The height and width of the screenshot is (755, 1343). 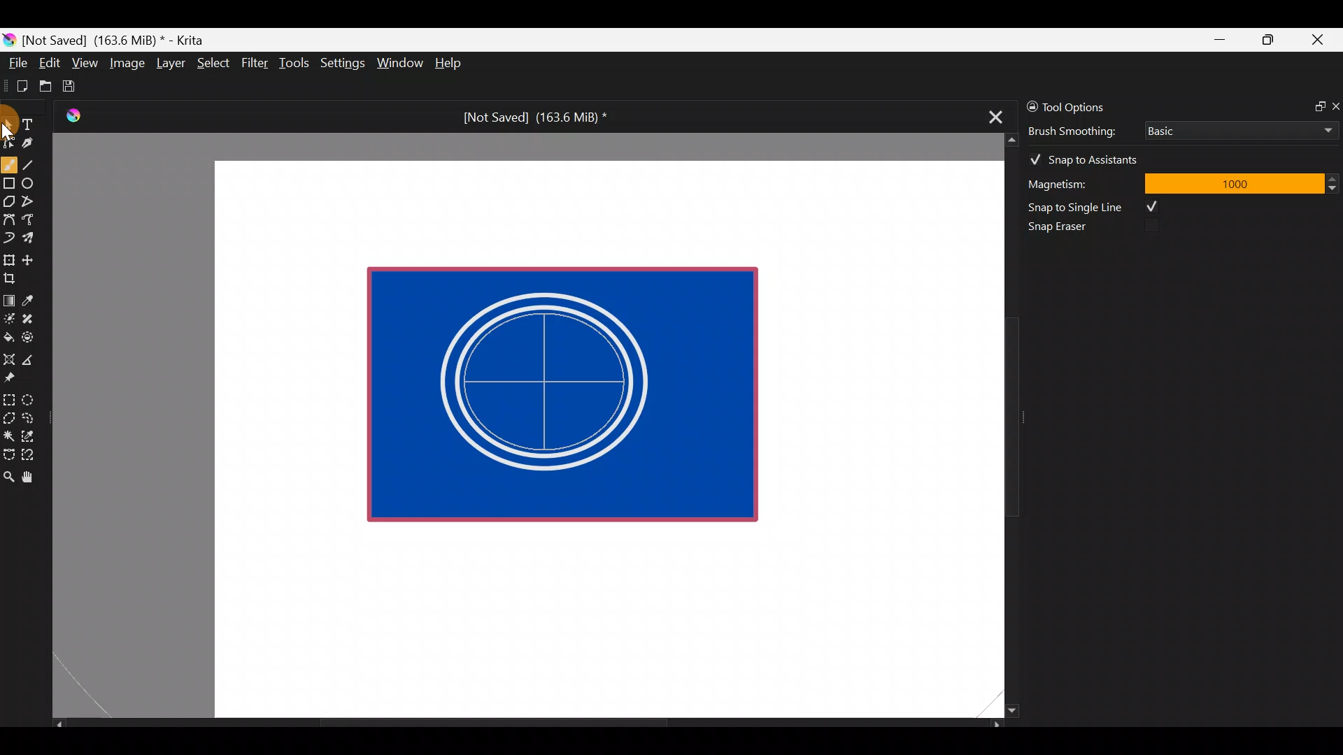 What do you see at coordinates (1221, 40) in the screenshot?
I see `Minimize` at bounding box center [1221, 40].